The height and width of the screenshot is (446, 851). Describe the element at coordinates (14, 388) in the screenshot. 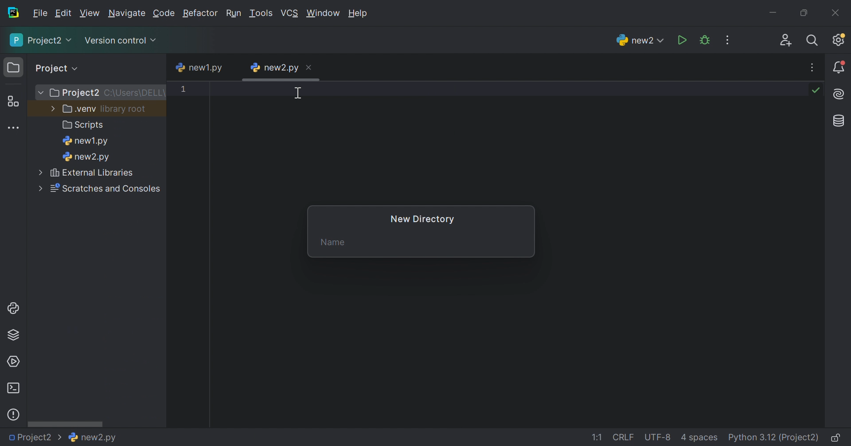

I see `Terminal` at that location.